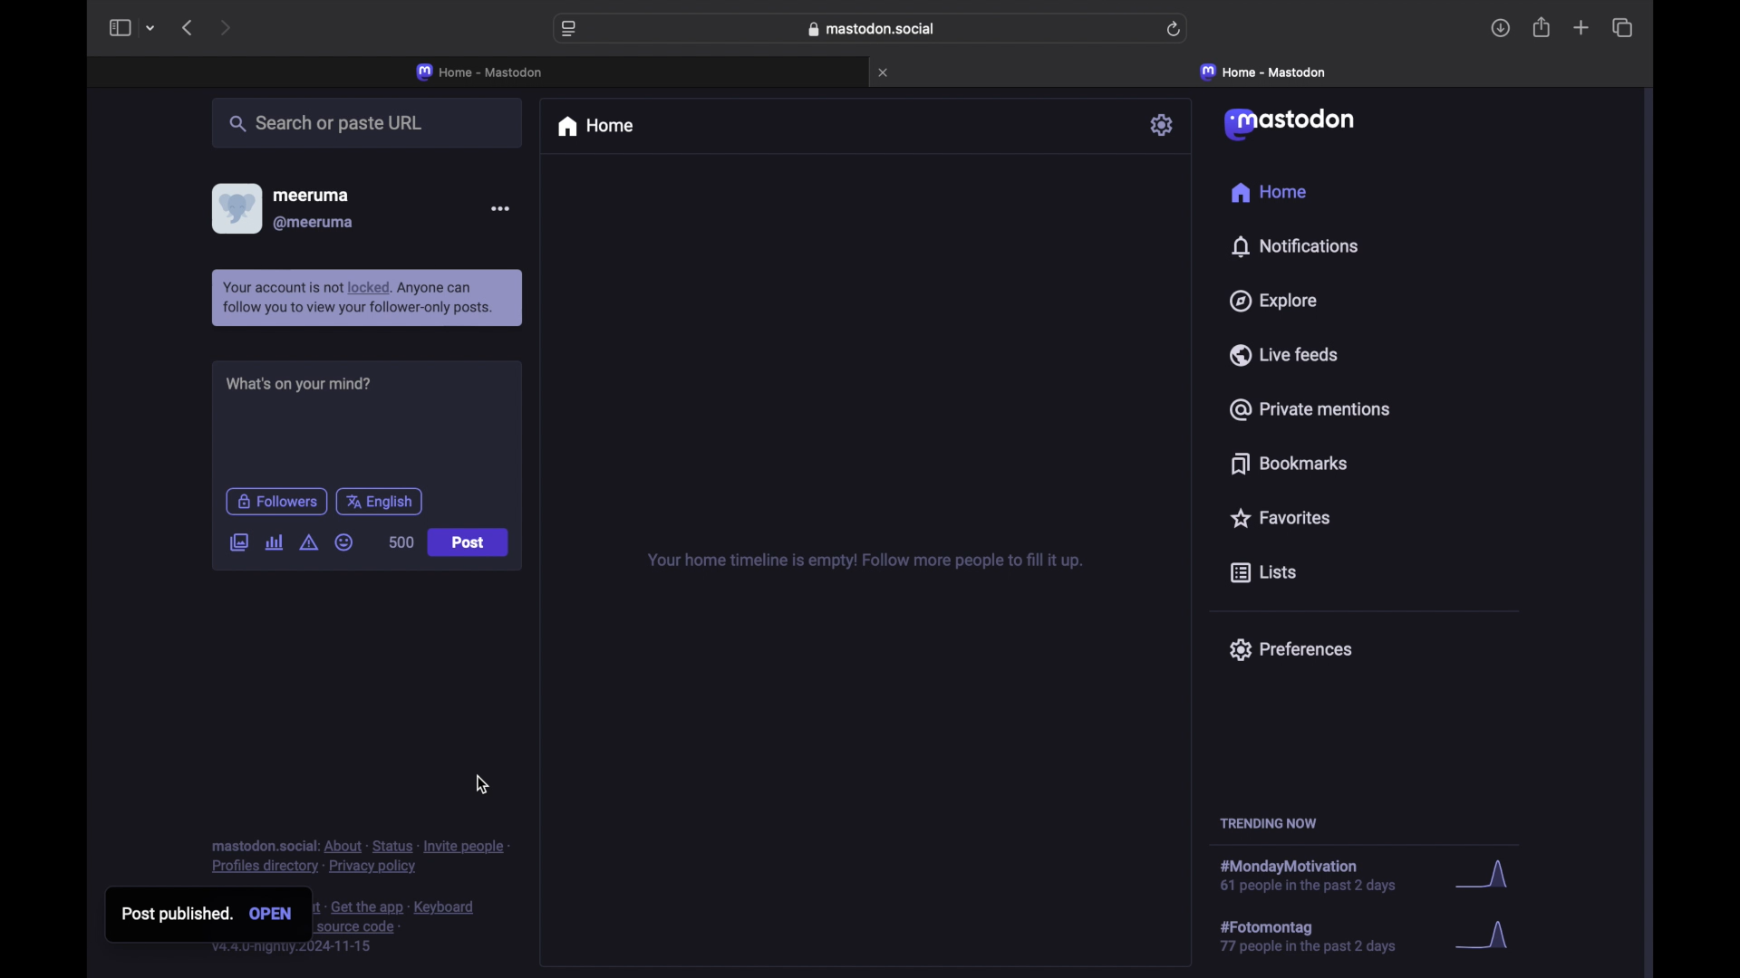 The height and width of the screenshot is (978, 1740). Describe the element at coordinates (308, 542) in the screenshot. I see `add content  warning` at that location.